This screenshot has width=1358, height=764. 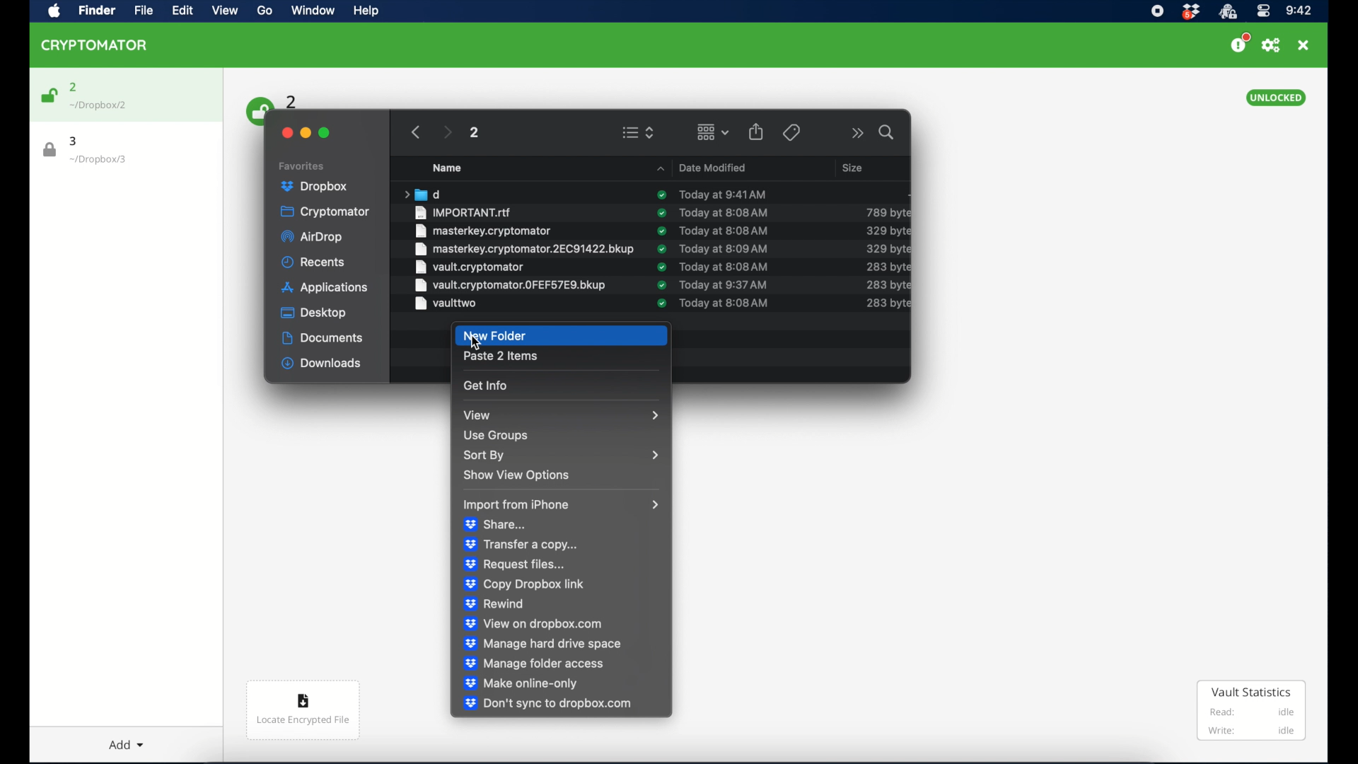 What do you see at coordinates (120, 739) in the screenshot?
I see `add dropdown` at bounding box center [120, 739].